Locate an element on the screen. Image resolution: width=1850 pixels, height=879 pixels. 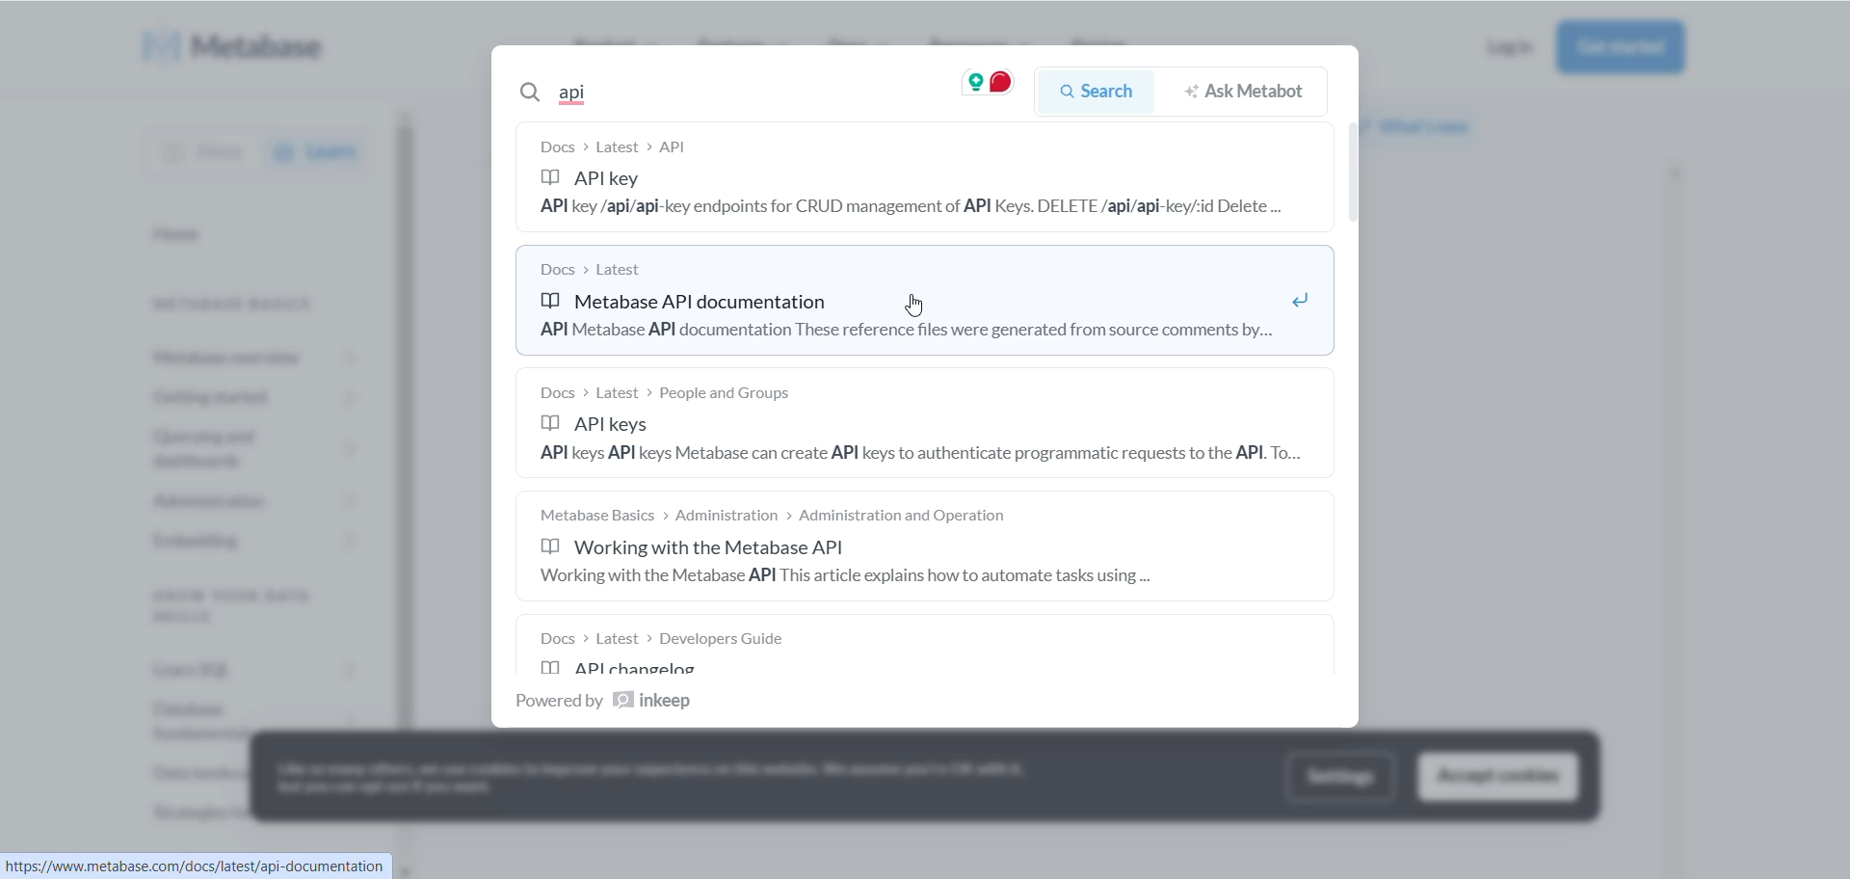
API changing documentation is located at coordinates (924, 650).